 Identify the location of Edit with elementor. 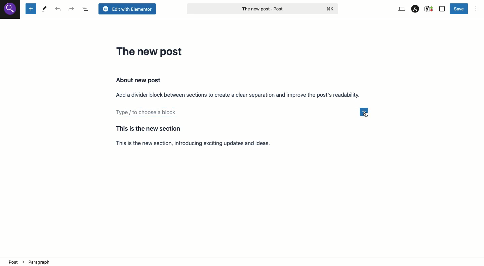
(127, 9).